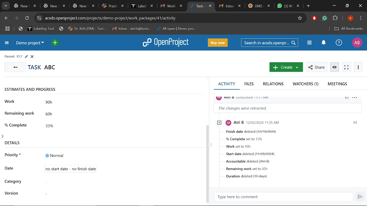 The width and height of the screenshot is (367, 206). Describe the element at coordinates (361, 18) in the screenshot. I see `Control and customize chrome` at that location.